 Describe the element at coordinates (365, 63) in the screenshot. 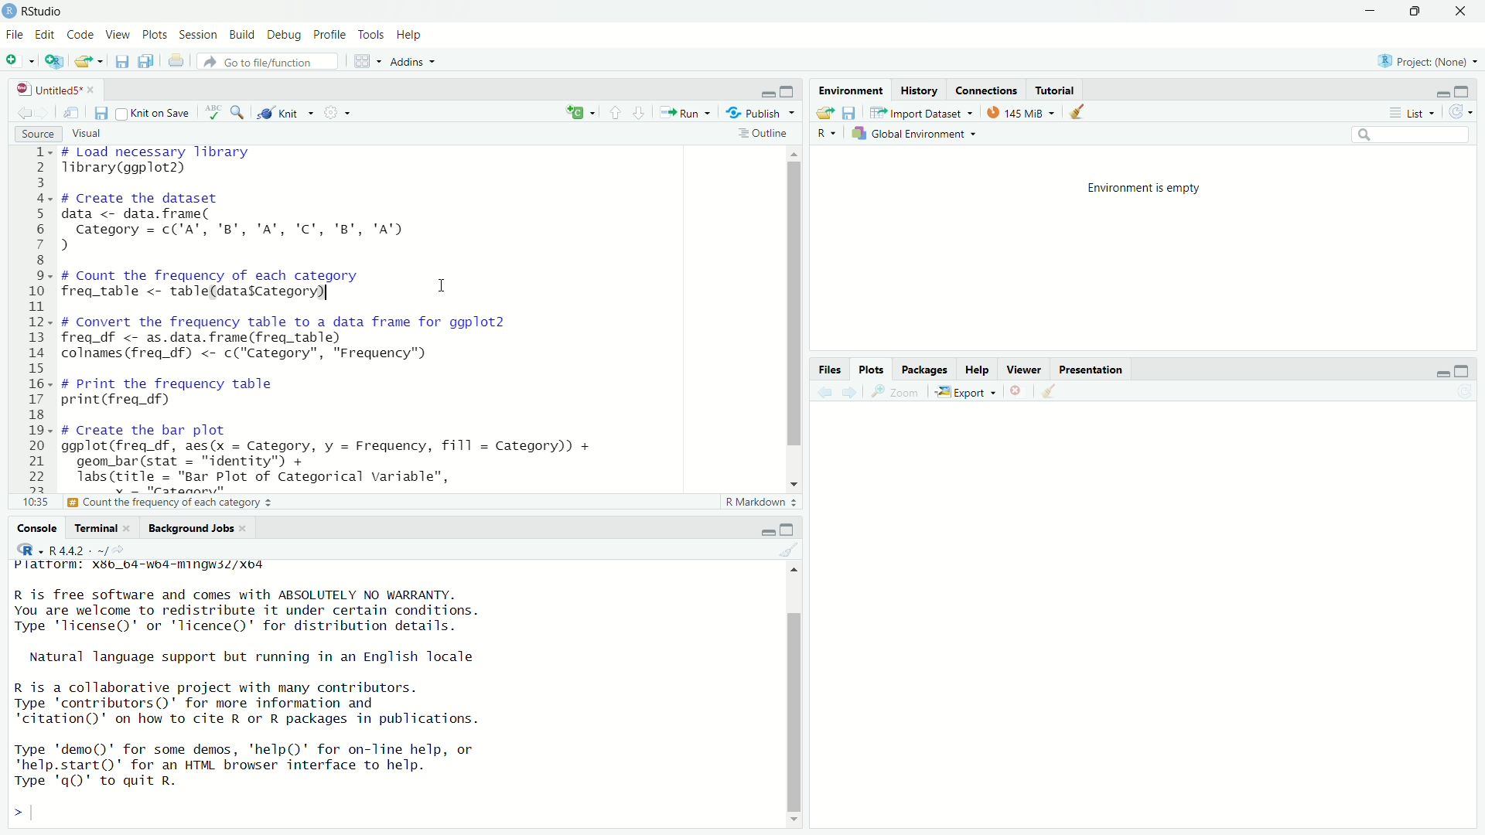

I see `workspace panes` at that location.